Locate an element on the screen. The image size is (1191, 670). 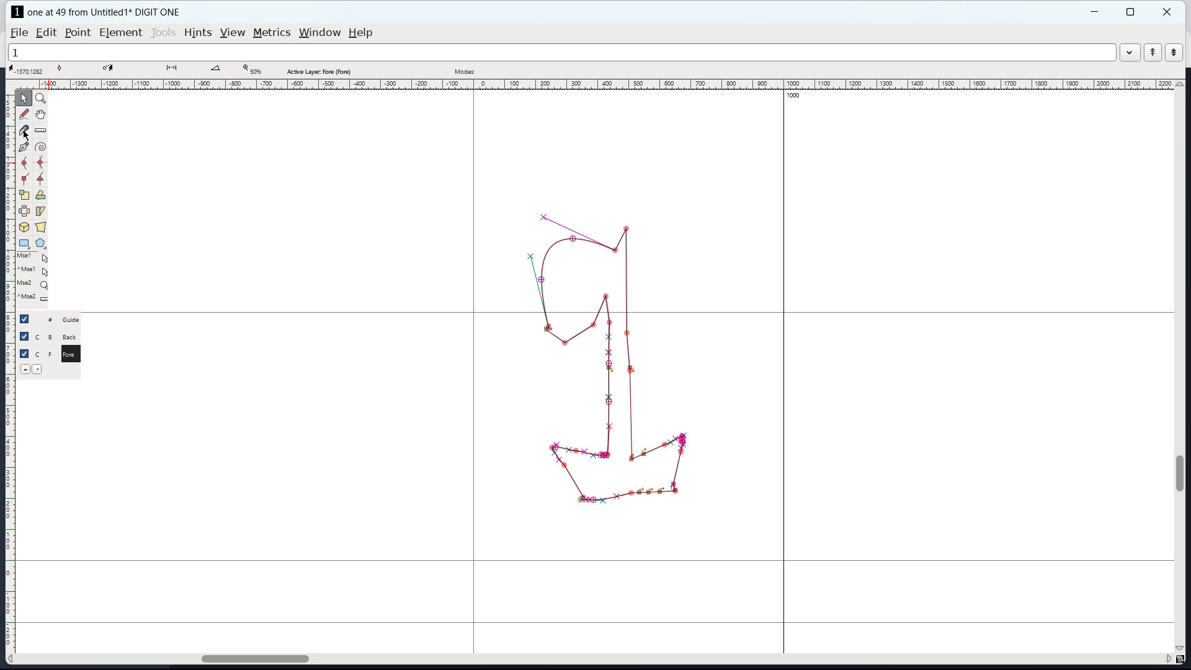
C F is located at coordinates (43, 352).